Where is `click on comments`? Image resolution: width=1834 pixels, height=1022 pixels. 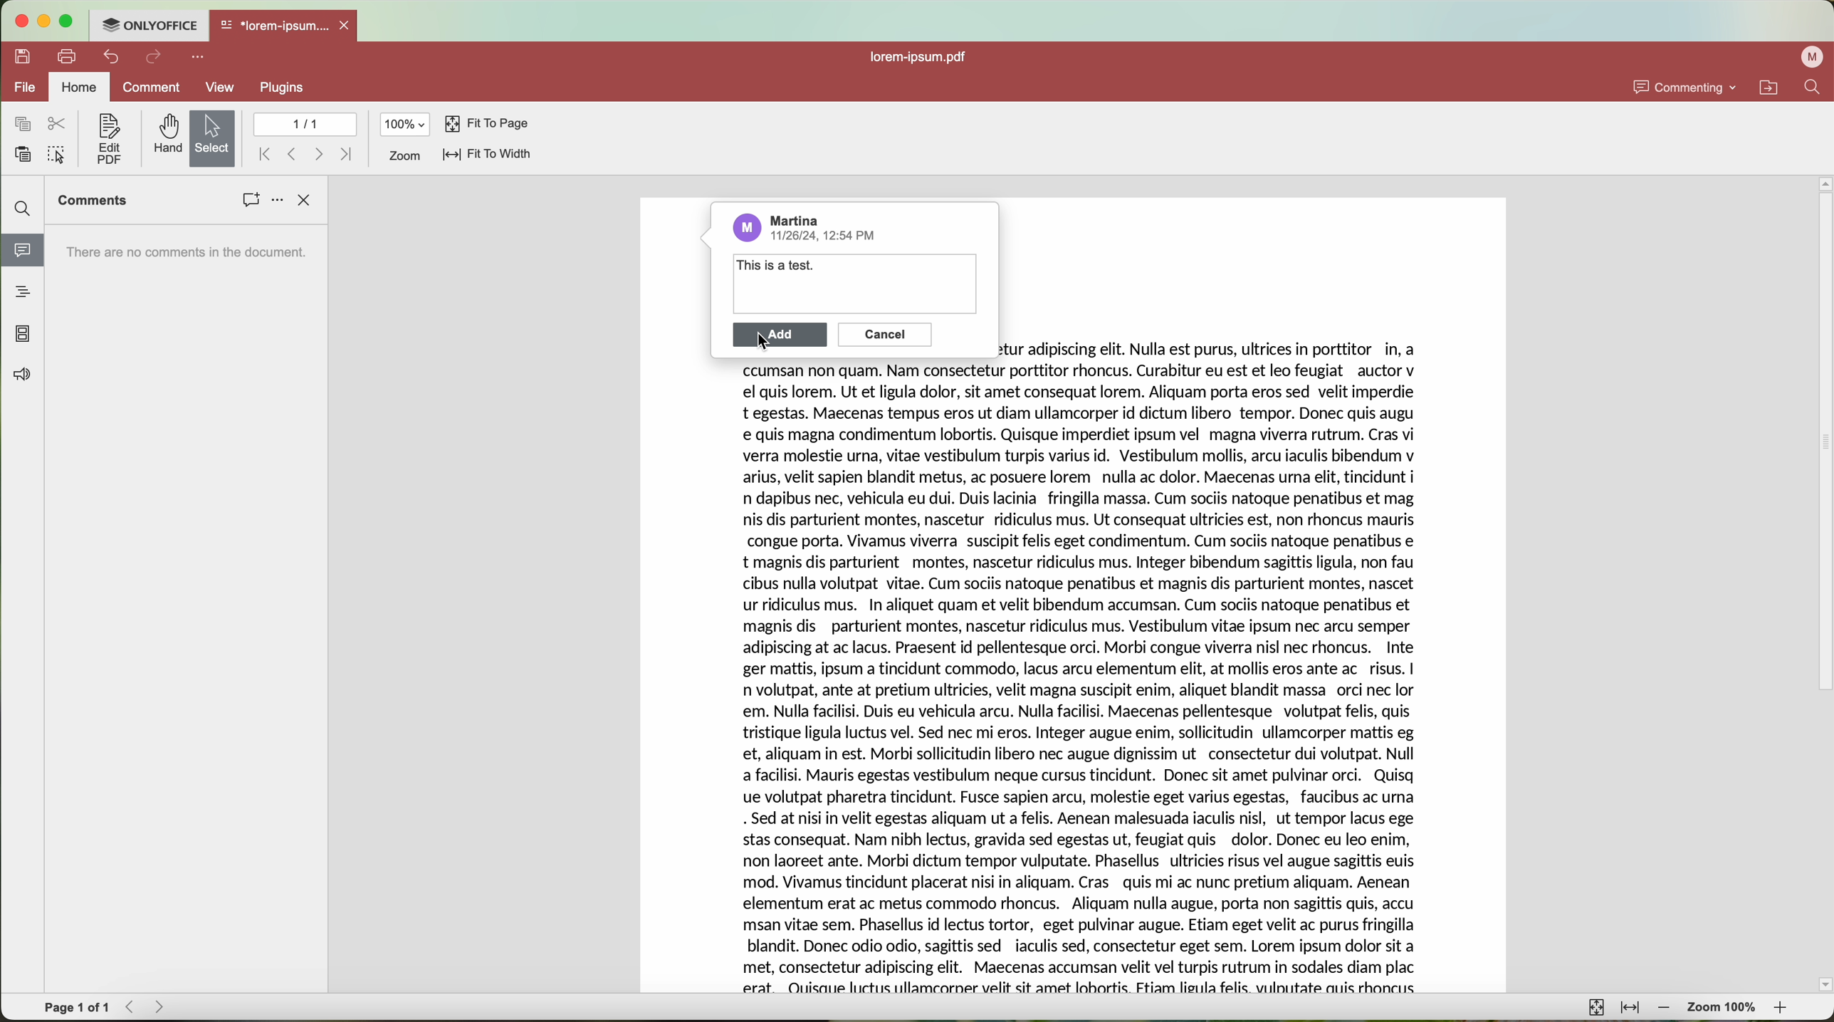
click on comments is located at coordinates (251, 202).